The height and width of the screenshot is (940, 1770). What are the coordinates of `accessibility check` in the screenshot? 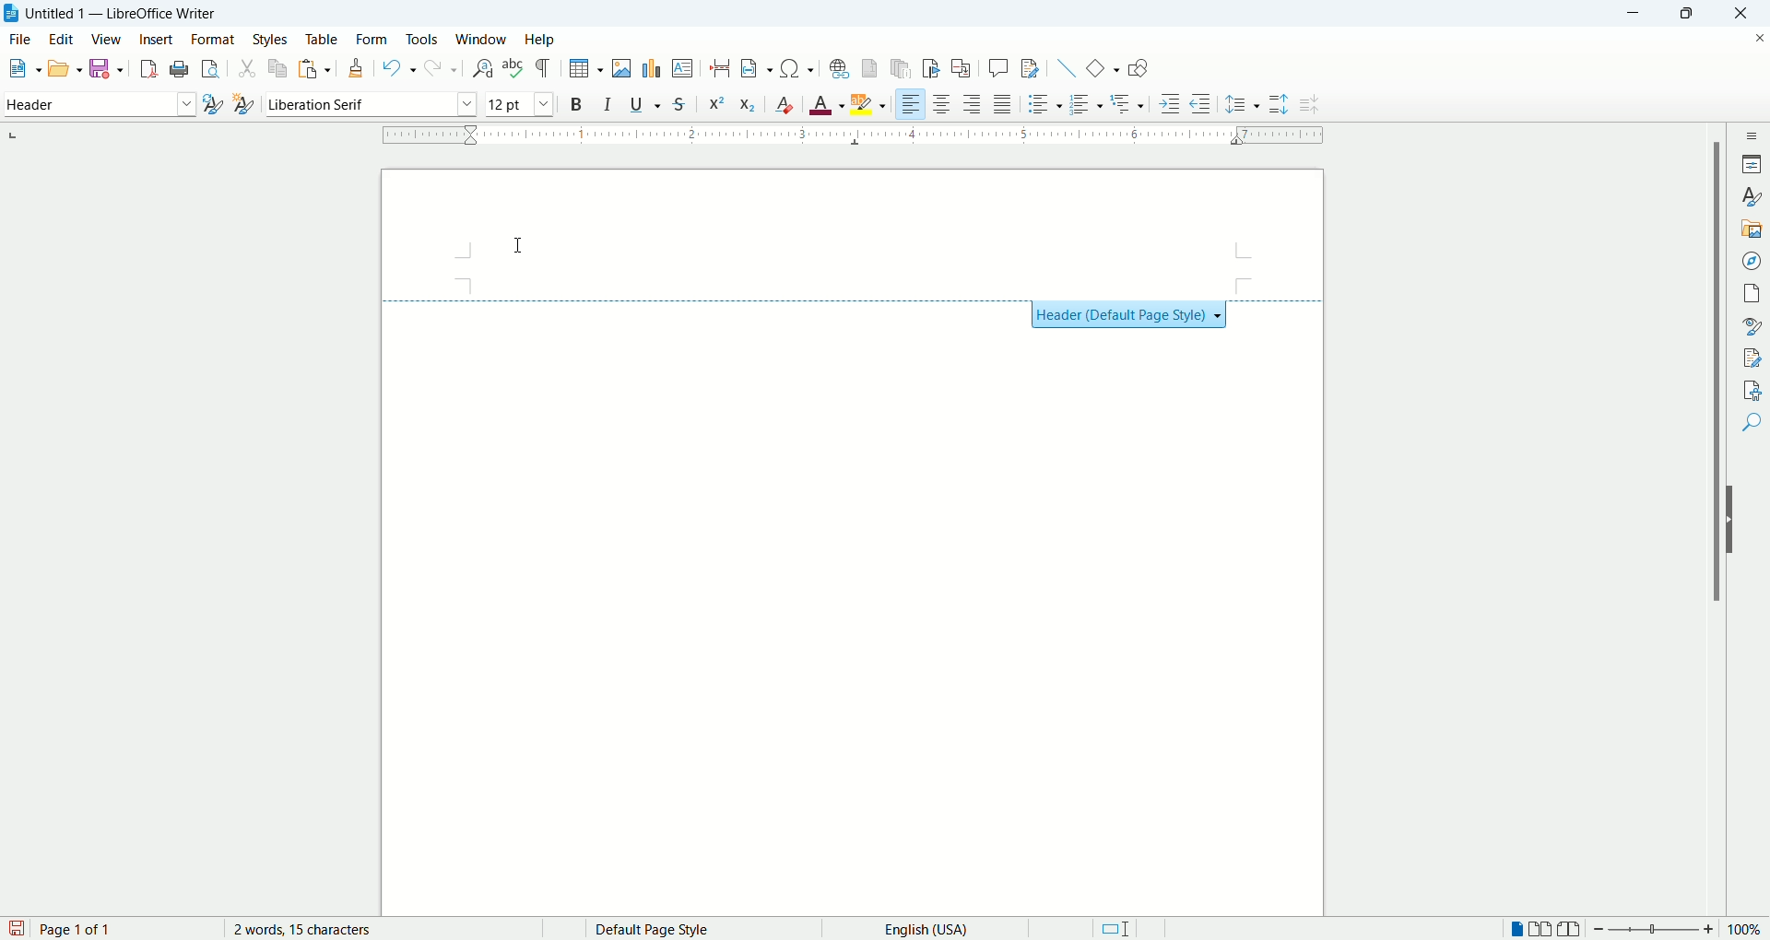 It's located at (1752, 391).